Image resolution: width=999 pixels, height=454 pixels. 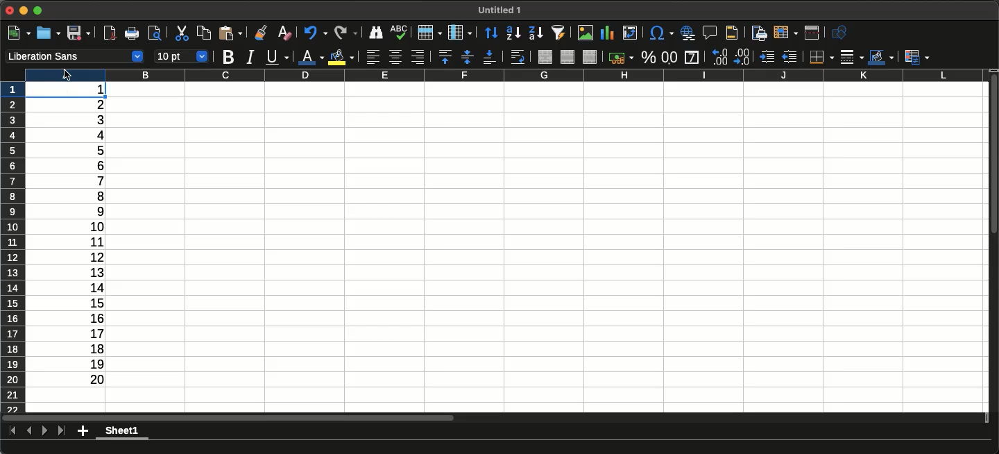 I want to click on Clear direct formatting, so click(x=284, y=33).